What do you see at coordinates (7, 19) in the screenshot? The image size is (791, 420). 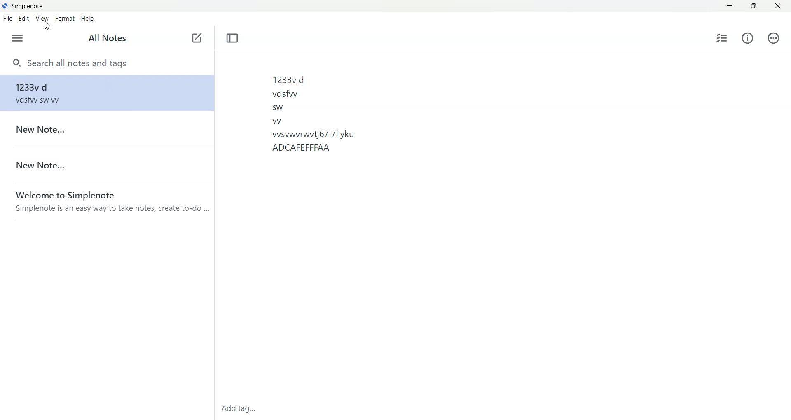 I see `File` at bounding box center [7, 19].